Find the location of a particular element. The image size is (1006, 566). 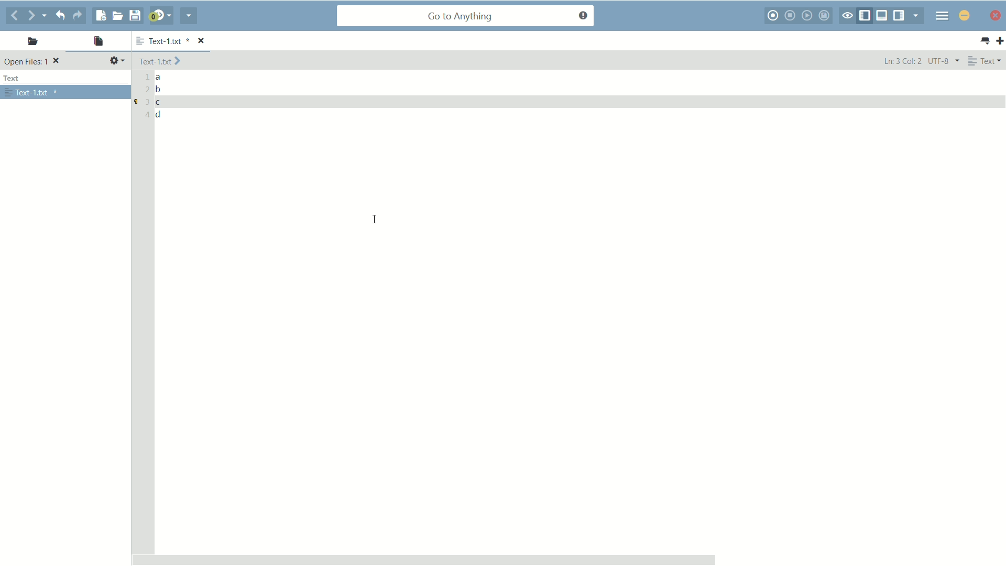

text is located at coordinates (14, 79).